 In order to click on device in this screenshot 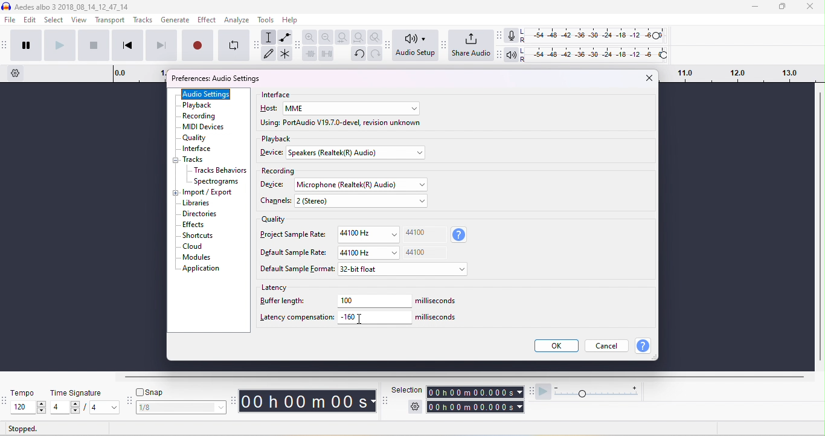, I will do `click(271, 152)`.